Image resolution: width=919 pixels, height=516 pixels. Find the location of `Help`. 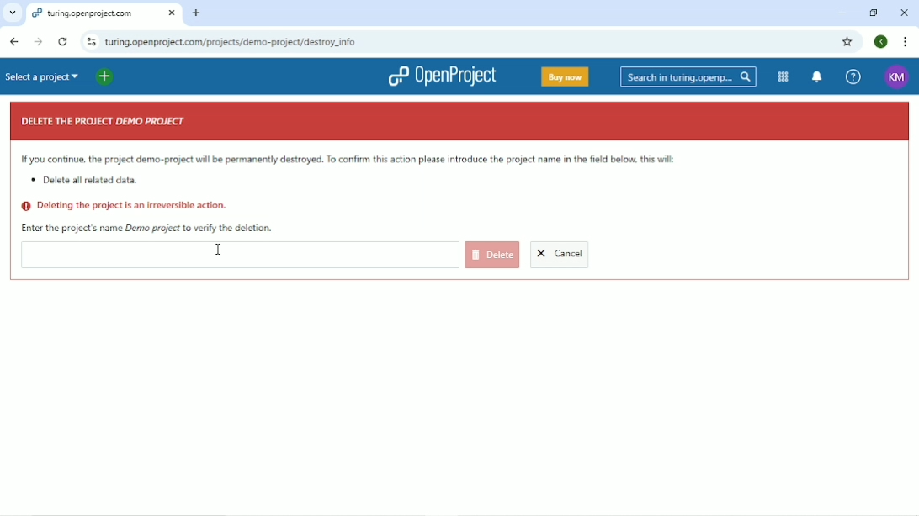

Help is located at coordinates (853, 77).